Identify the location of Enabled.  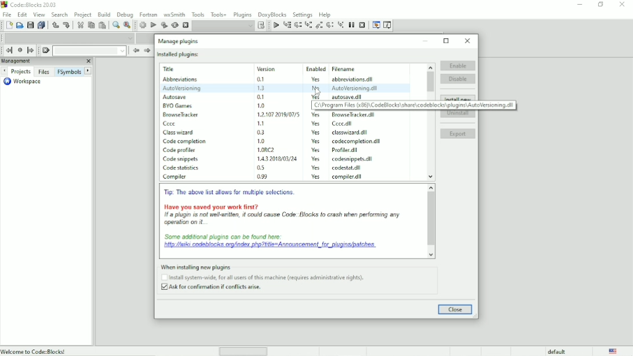
(315, 68).